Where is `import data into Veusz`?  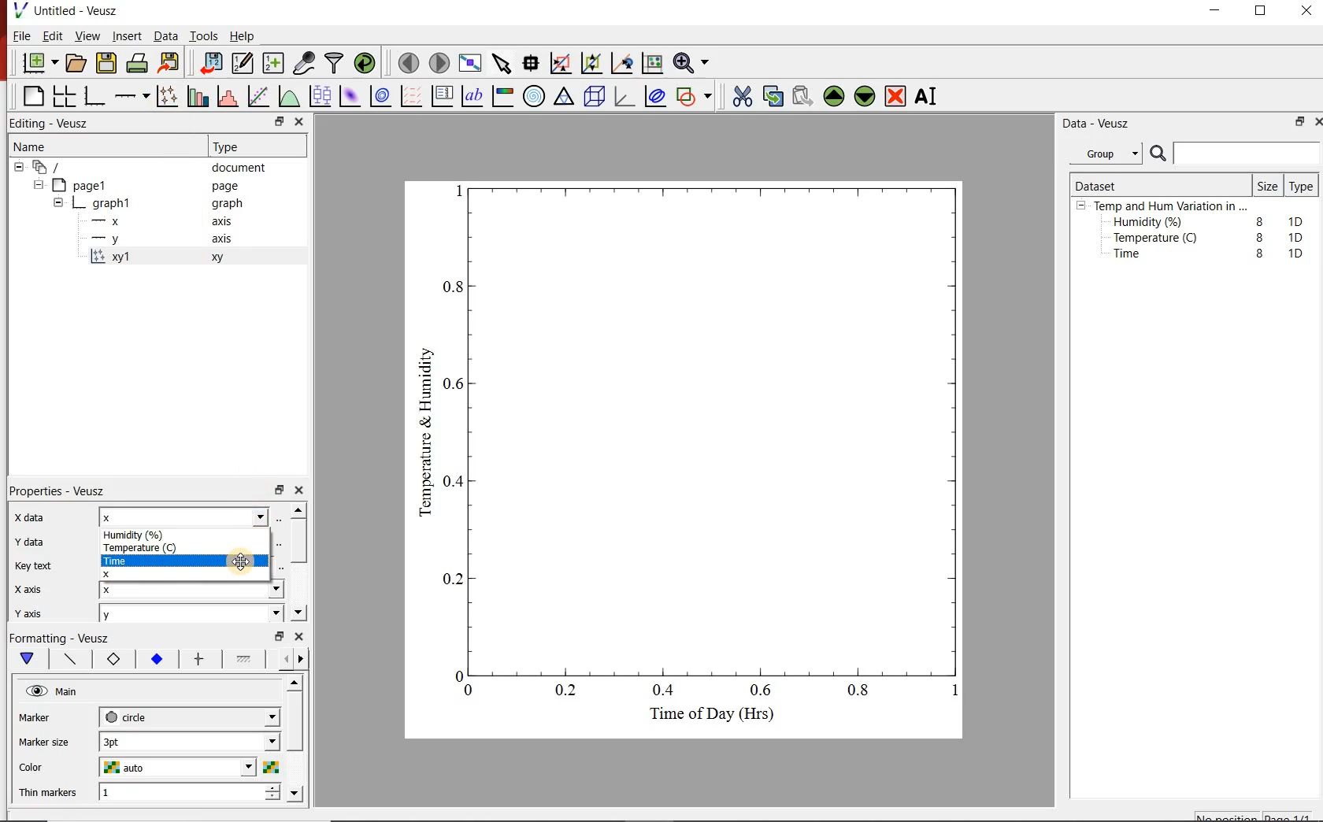 import data into Veusz is located at coordinates (210, 61).